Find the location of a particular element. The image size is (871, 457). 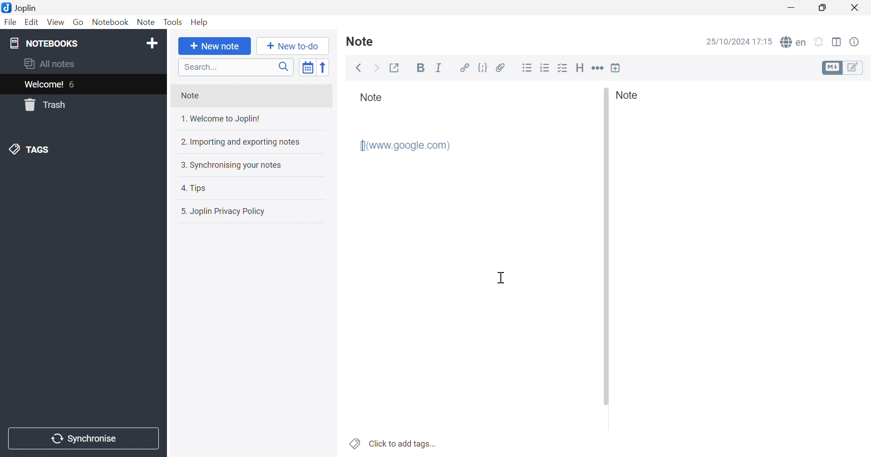

Click to add tags... is located at coordinates (391, 443).